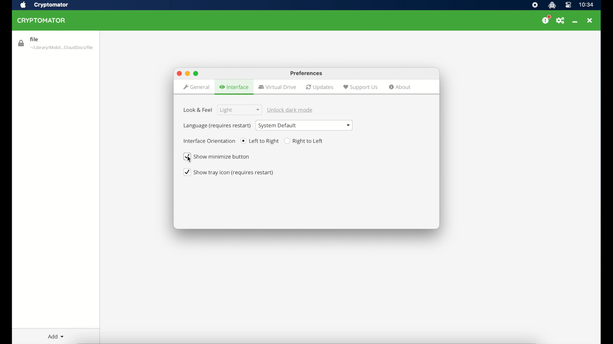  Describe the element at coordinates (562, 21) in the screenshot. I see `preferences` at that location.